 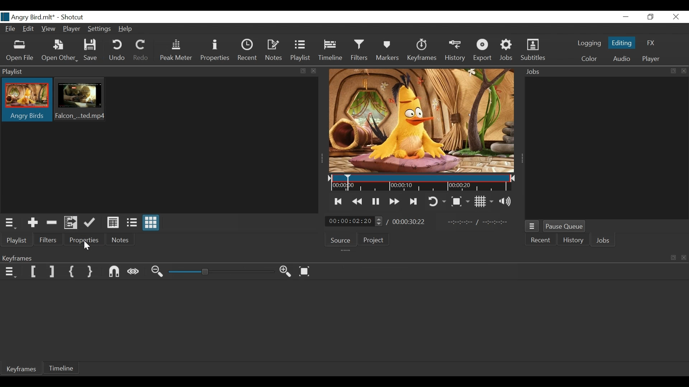 I want to click on History, so click(x=455, y=51).